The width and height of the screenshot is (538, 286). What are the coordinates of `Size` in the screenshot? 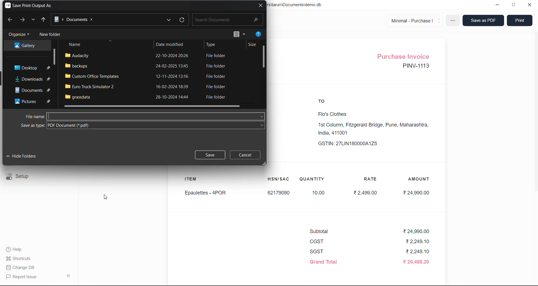 It's located at (254, 46).